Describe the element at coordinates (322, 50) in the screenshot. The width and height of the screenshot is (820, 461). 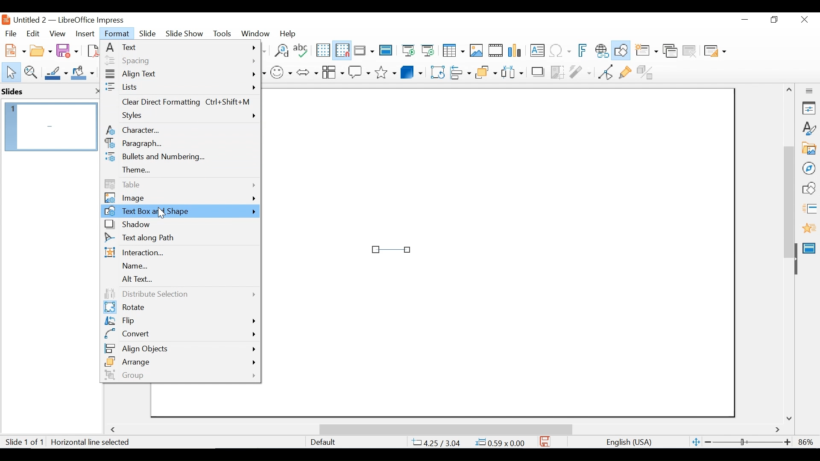
I see `Display Grid` at that location.